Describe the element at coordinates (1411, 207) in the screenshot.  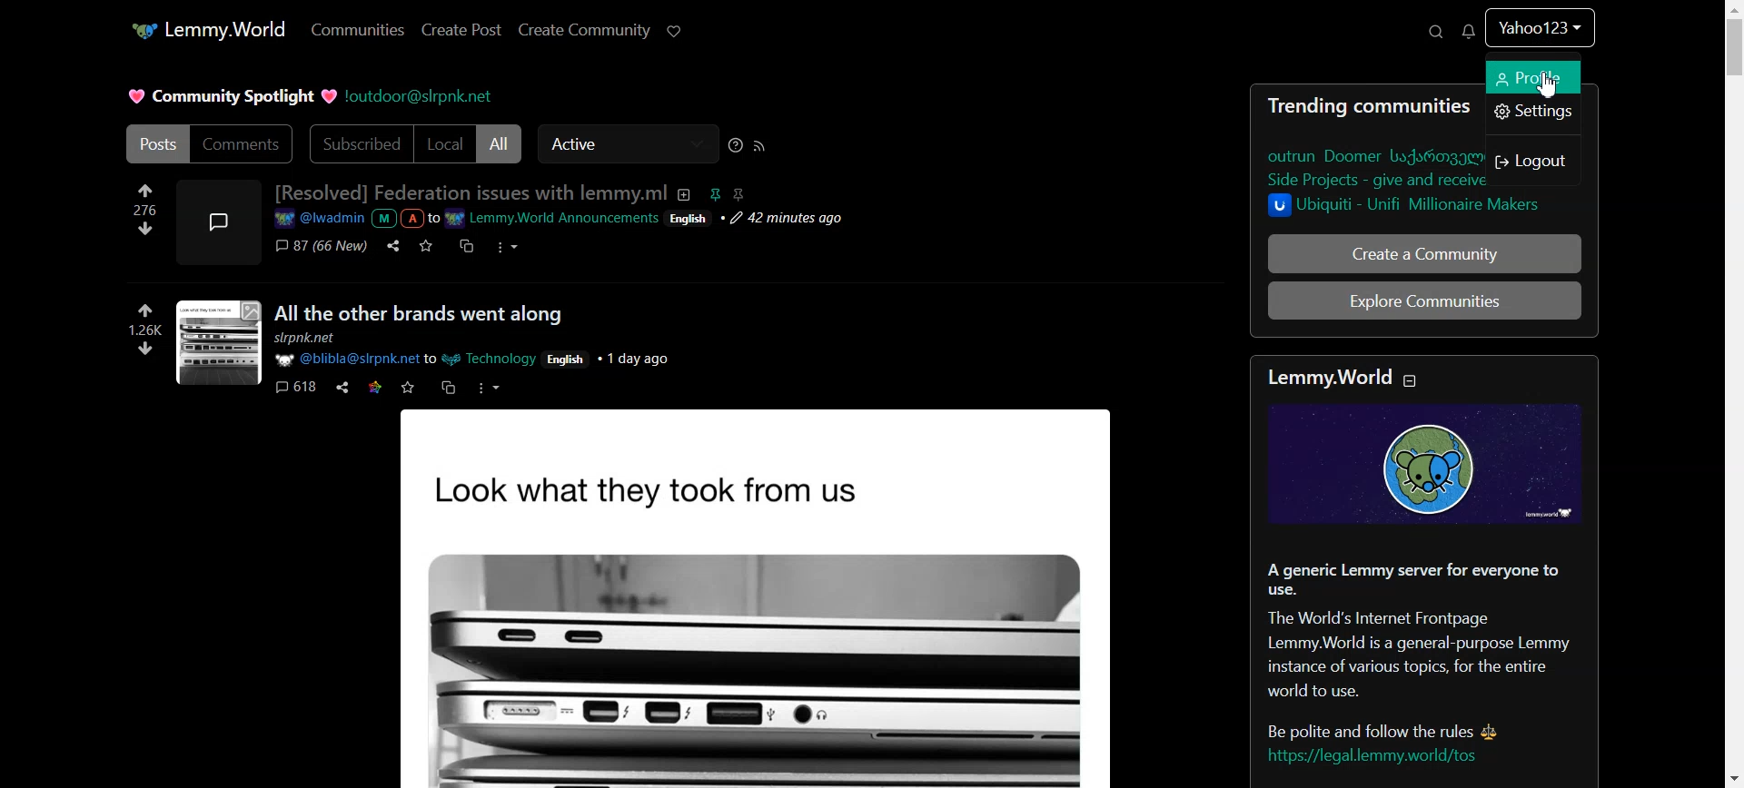
I see `Ubiquiti - unifi millionaire makers` at that location.